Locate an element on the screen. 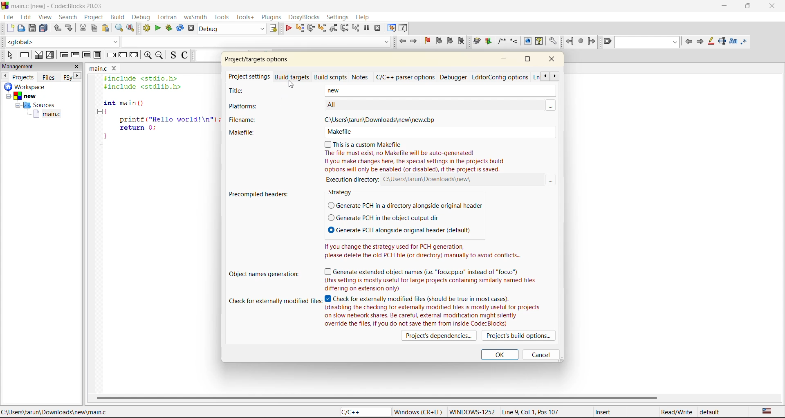 The image size is (785, 418). precompiled headers is located at coordinates (260, 194).